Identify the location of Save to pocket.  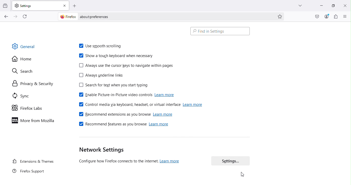
(316, 16).